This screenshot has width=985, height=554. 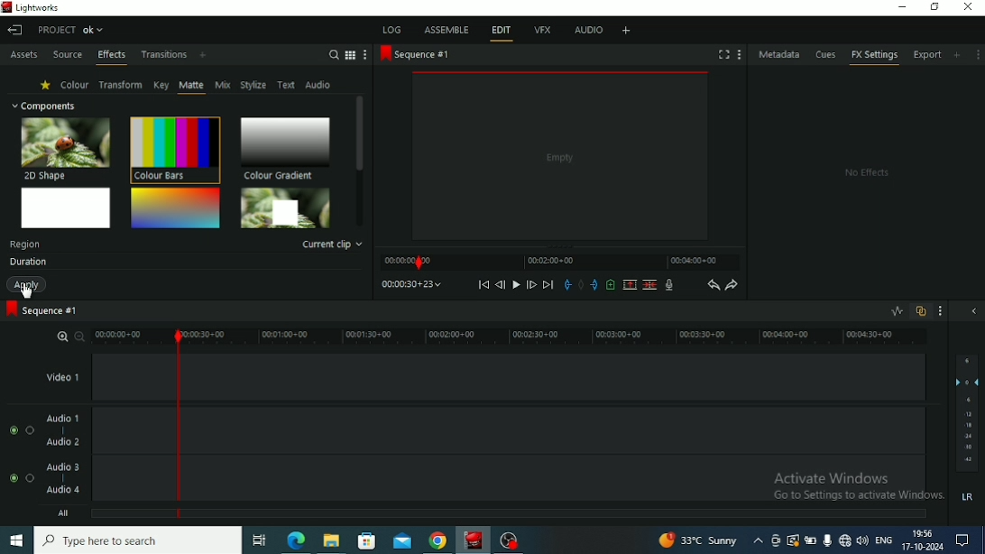 I want to click on Duration, so click(x=27, y=263).